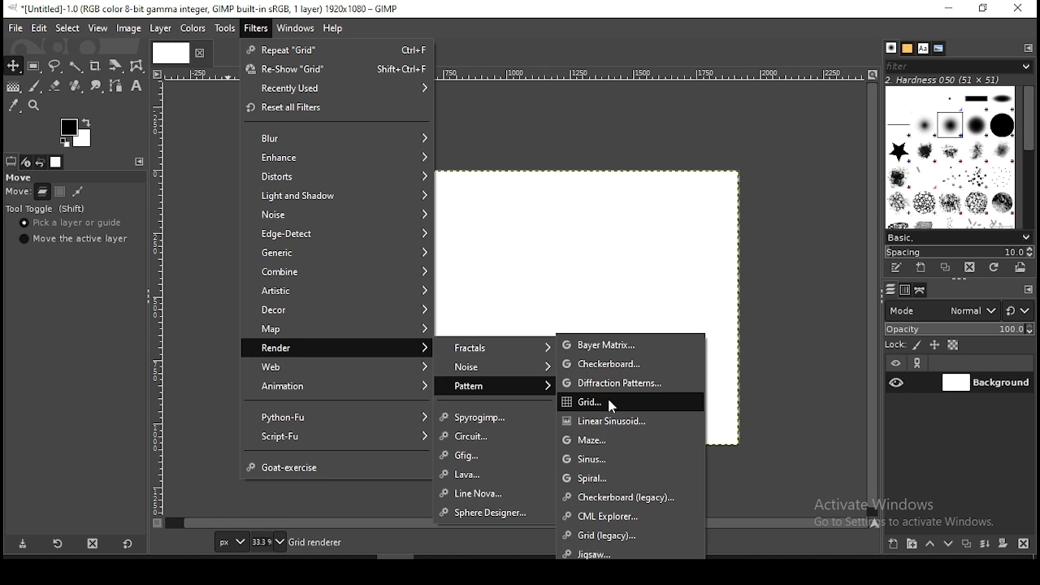 The image size is (1040, 585). What do you see at coordinates (120, 84) in the screenshot?
I see `paths tool` at bounding box center [120, 84].